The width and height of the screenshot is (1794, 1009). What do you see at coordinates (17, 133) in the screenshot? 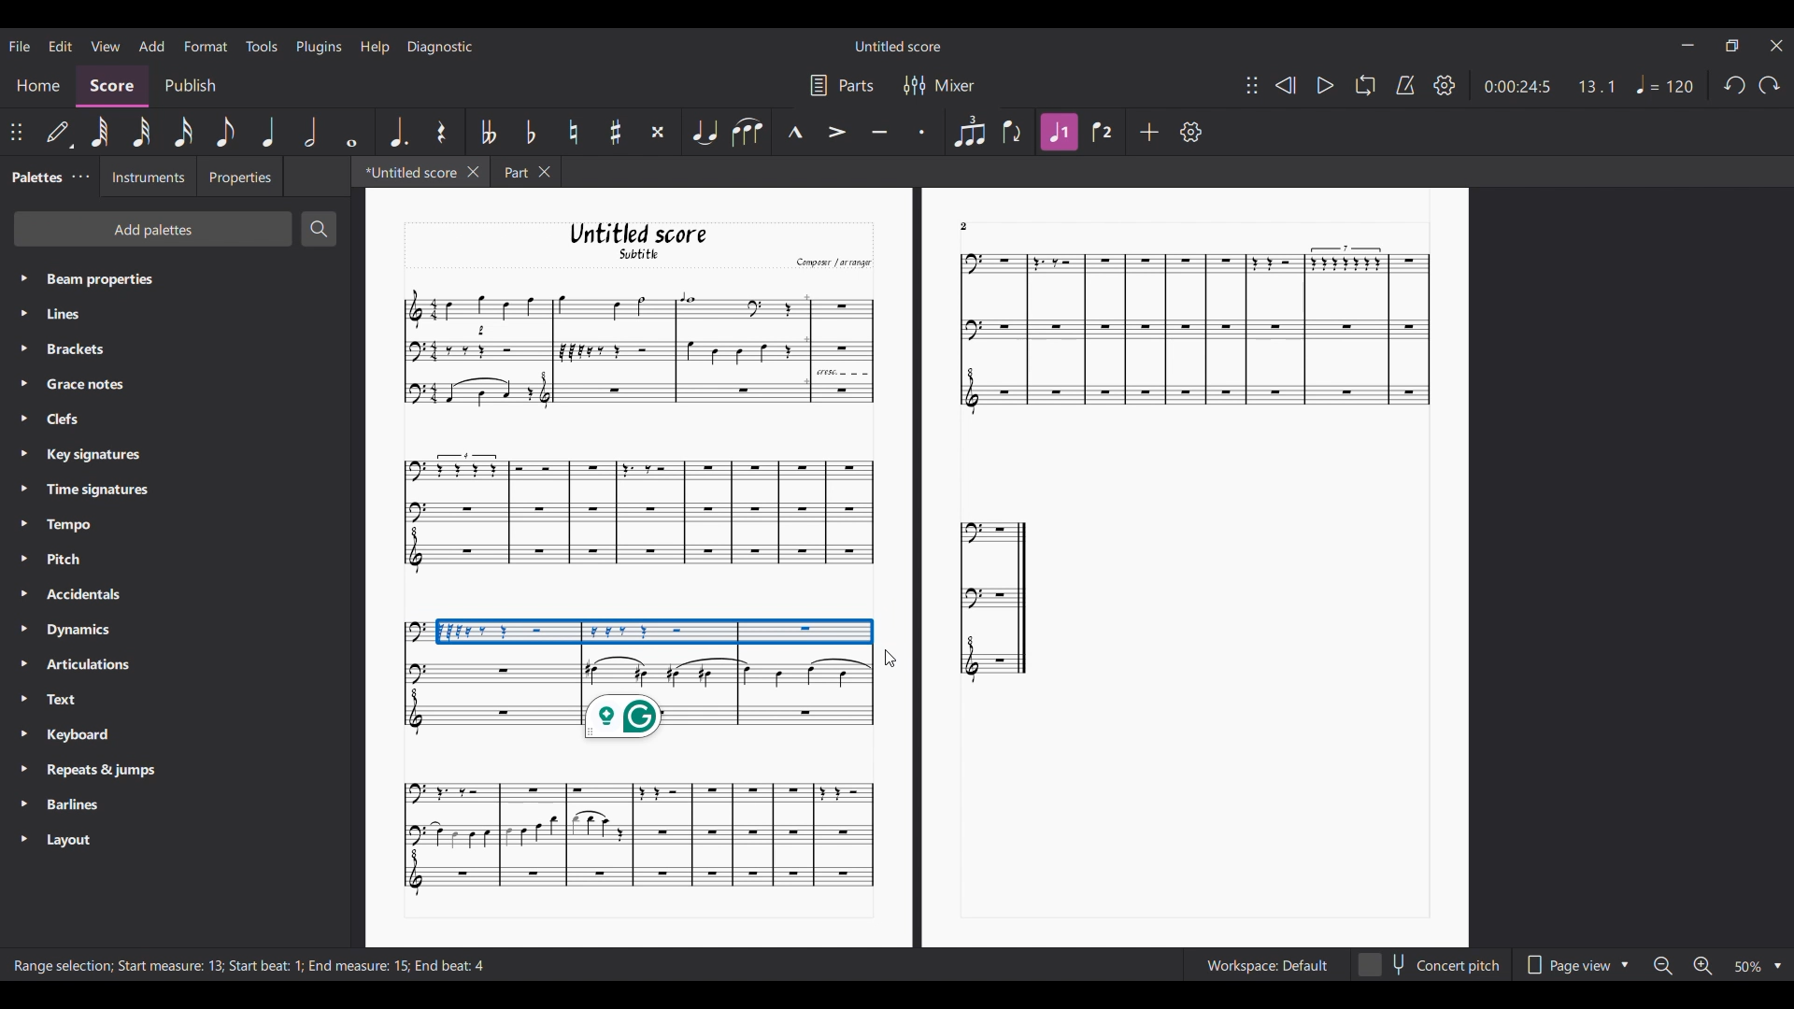
I see `Change position` at bounding box center [17, 133].